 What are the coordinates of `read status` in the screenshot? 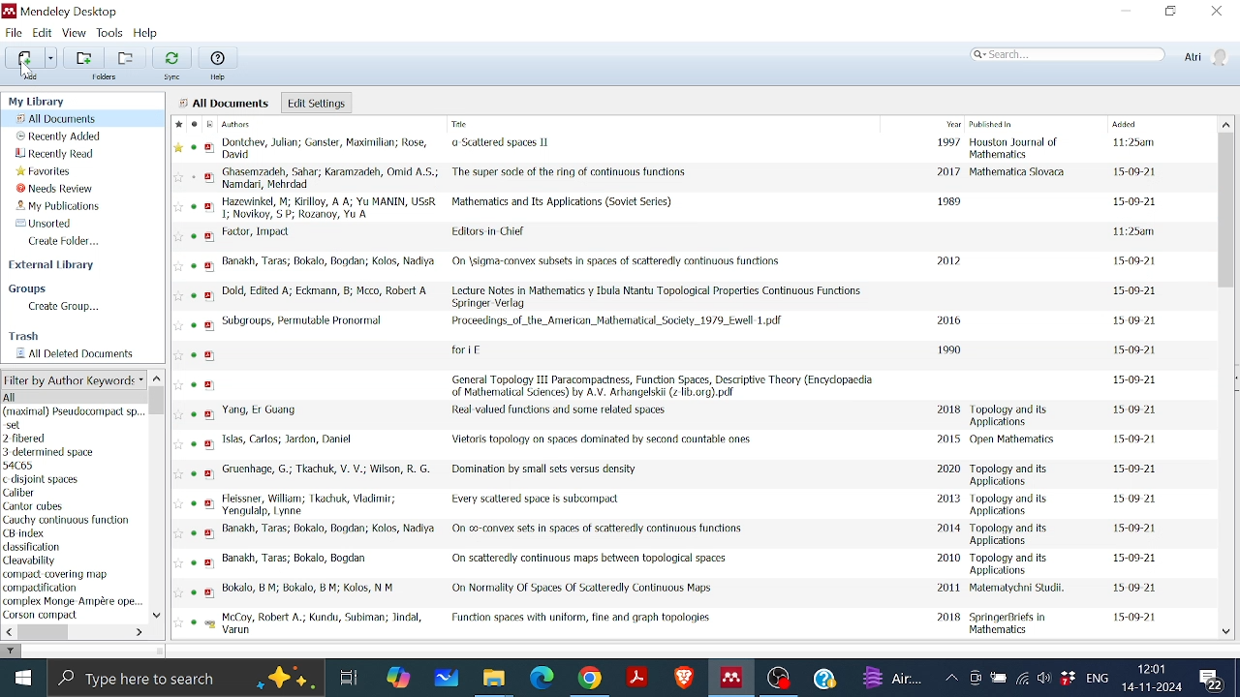 It's located at (198, 592).